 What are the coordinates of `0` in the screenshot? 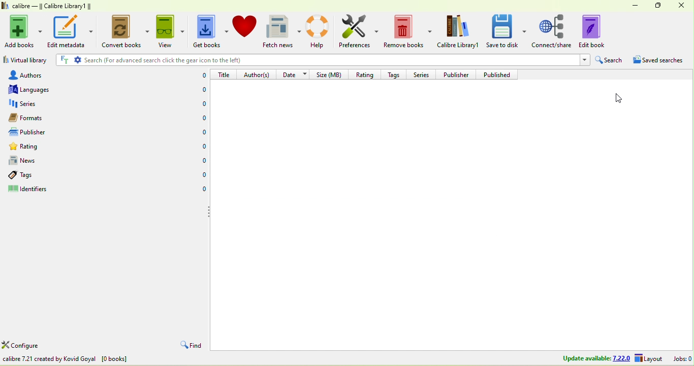 It's located at (201, 175).